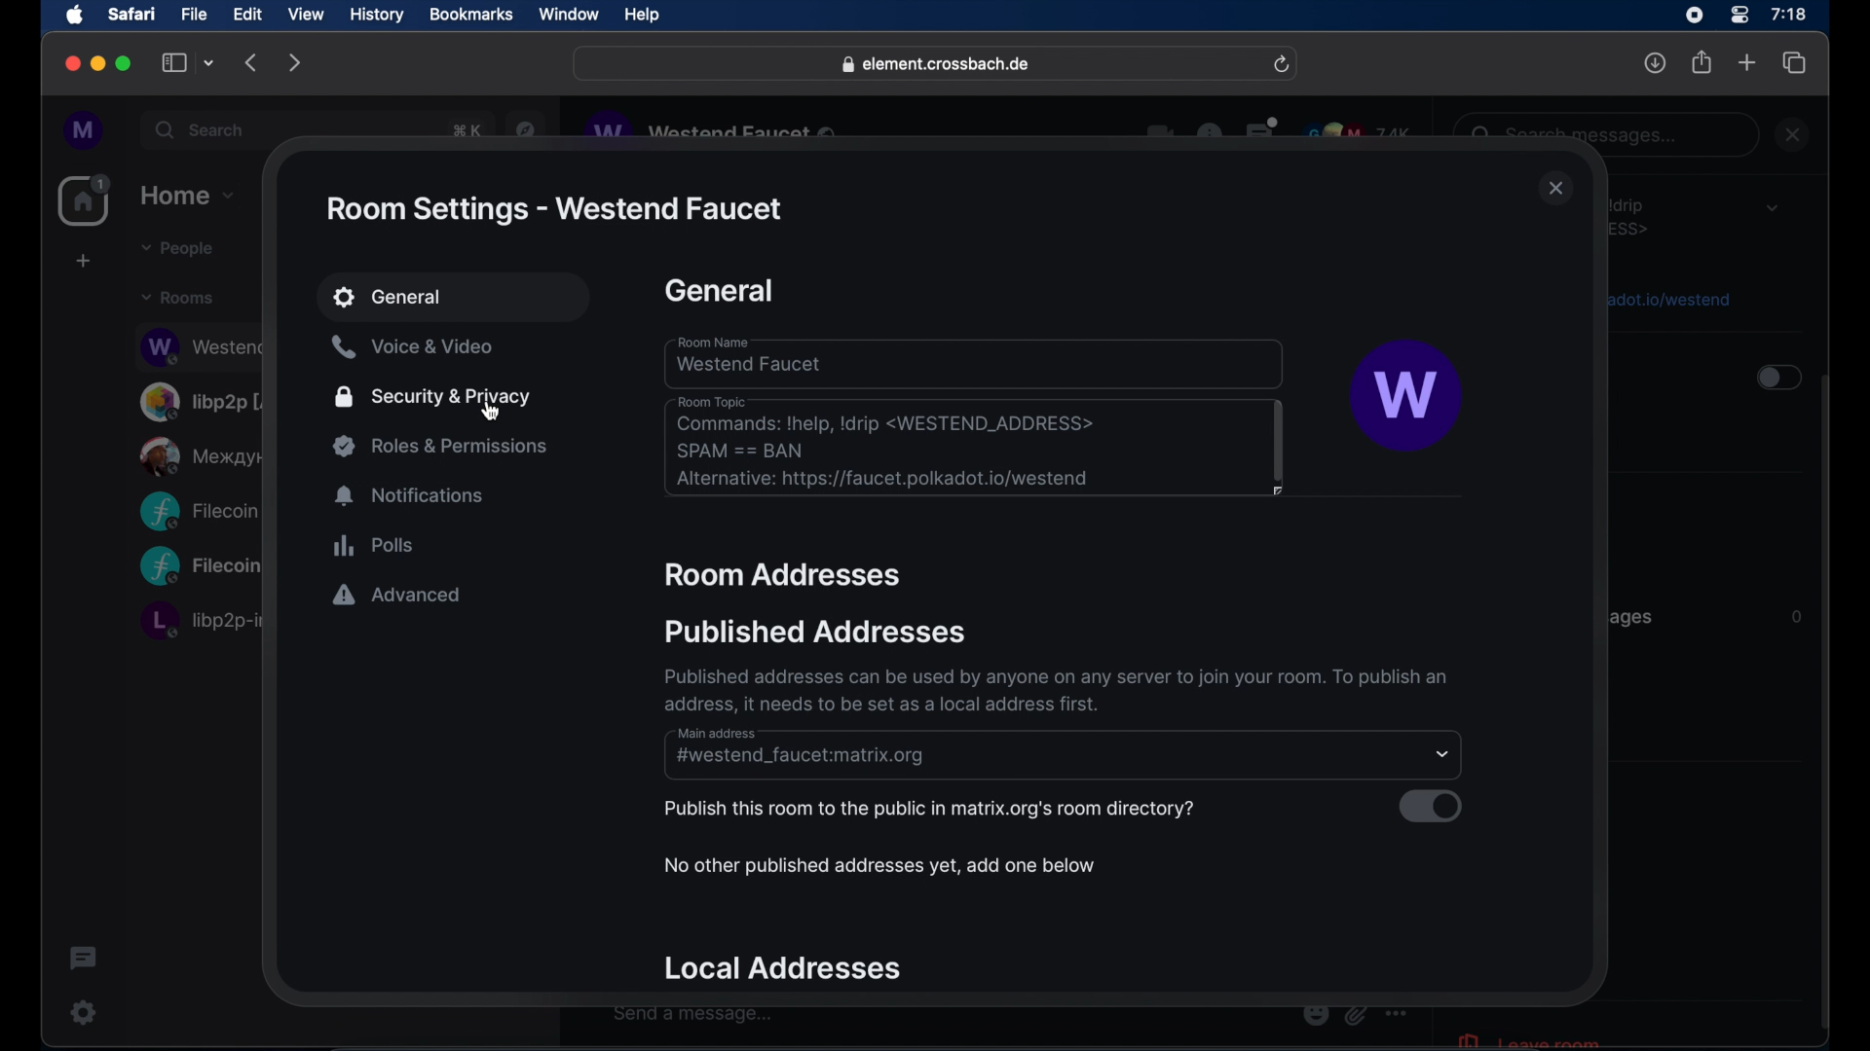 This screenshot has height=1051, width=1870. What do you see at coordinates (252, 62) in the screenshot?
I see `backward` at bounding box center [252, 62].